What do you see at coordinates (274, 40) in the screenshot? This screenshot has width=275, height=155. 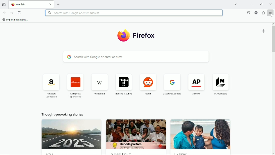 I see `vertical scrollbar` at bounding box center [274, 40].